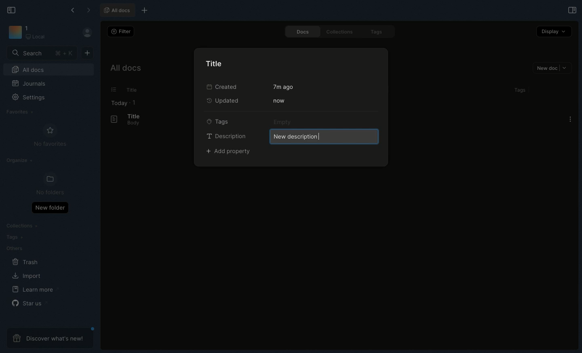  I want to click on Trash, so click(25, 262).